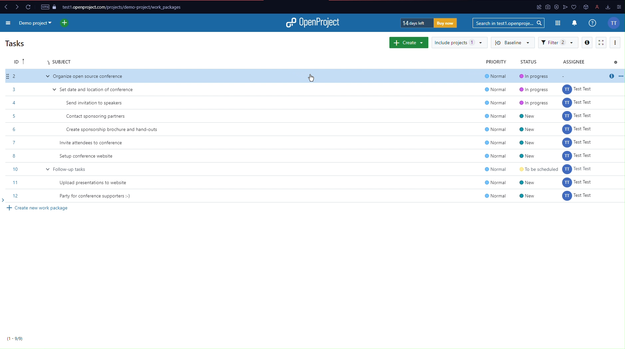 The image size is (625, 349). Describe the element at coordinates (16, 339) in the screenshot. I see `9/9` at that location.